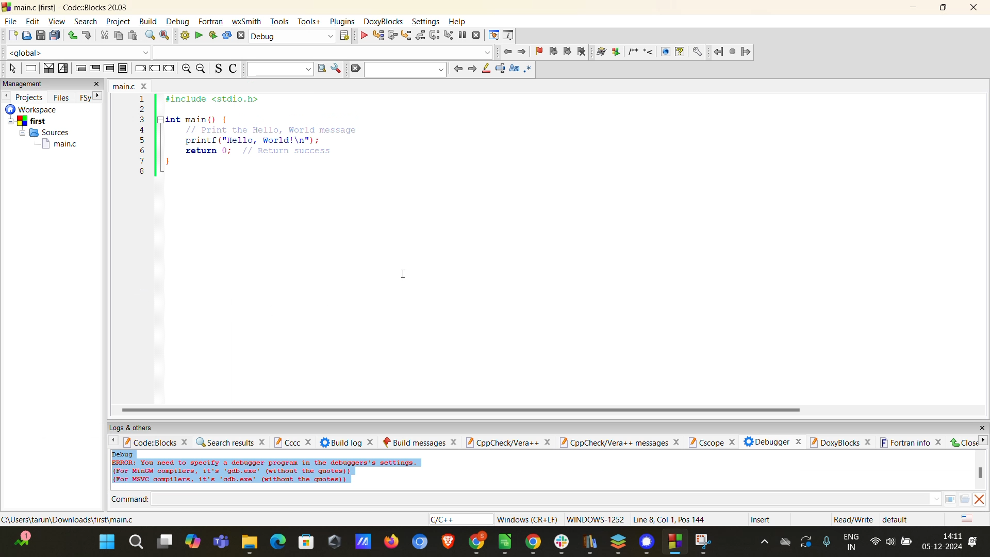 The image size is (990, 557). Describe the element at coordinates (79, 69) in the screenshot. I see `entry condition loop` at that location.